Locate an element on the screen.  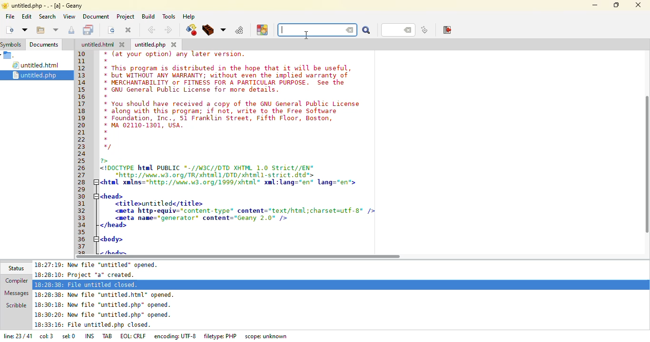
35 is located at coordinates (81, 231).